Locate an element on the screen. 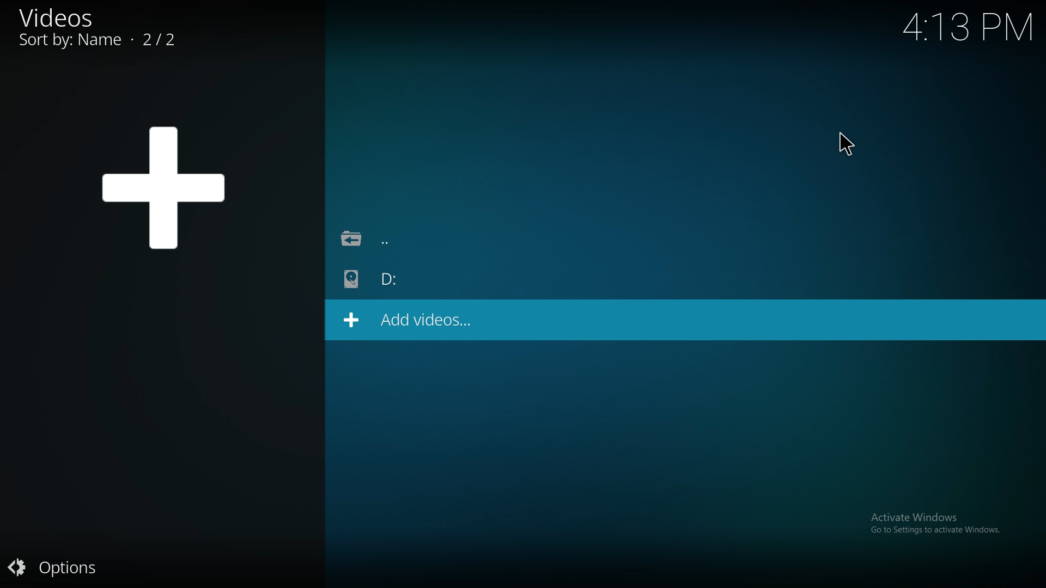 Image resolution: width=1046 pixels, height=588 pixels. videos is located at coordinates (110, 27).